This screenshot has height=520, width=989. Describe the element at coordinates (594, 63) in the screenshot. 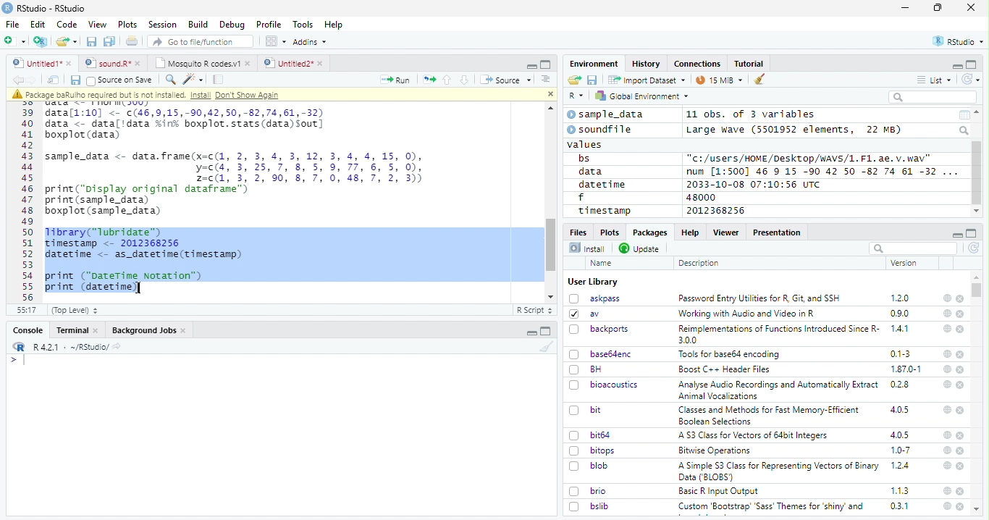

I see `Environment` at that location.